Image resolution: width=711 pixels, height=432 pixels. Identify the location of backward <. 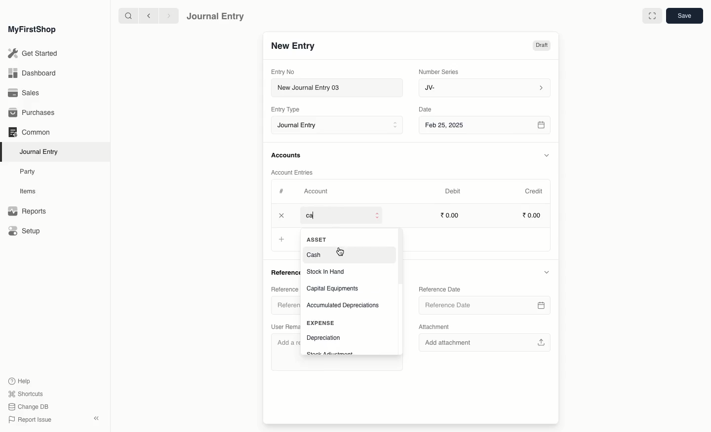
(146, 16).